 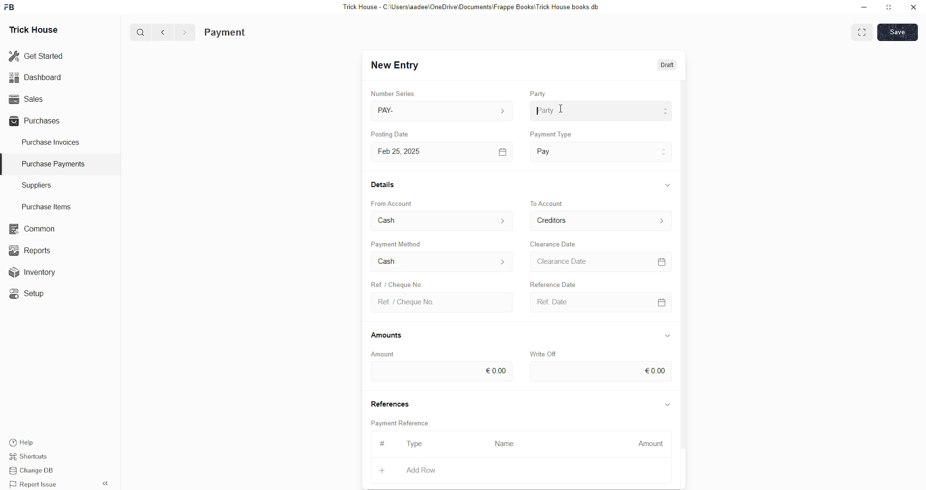 I want to click on CALENDER, so click(x=662, y=301).